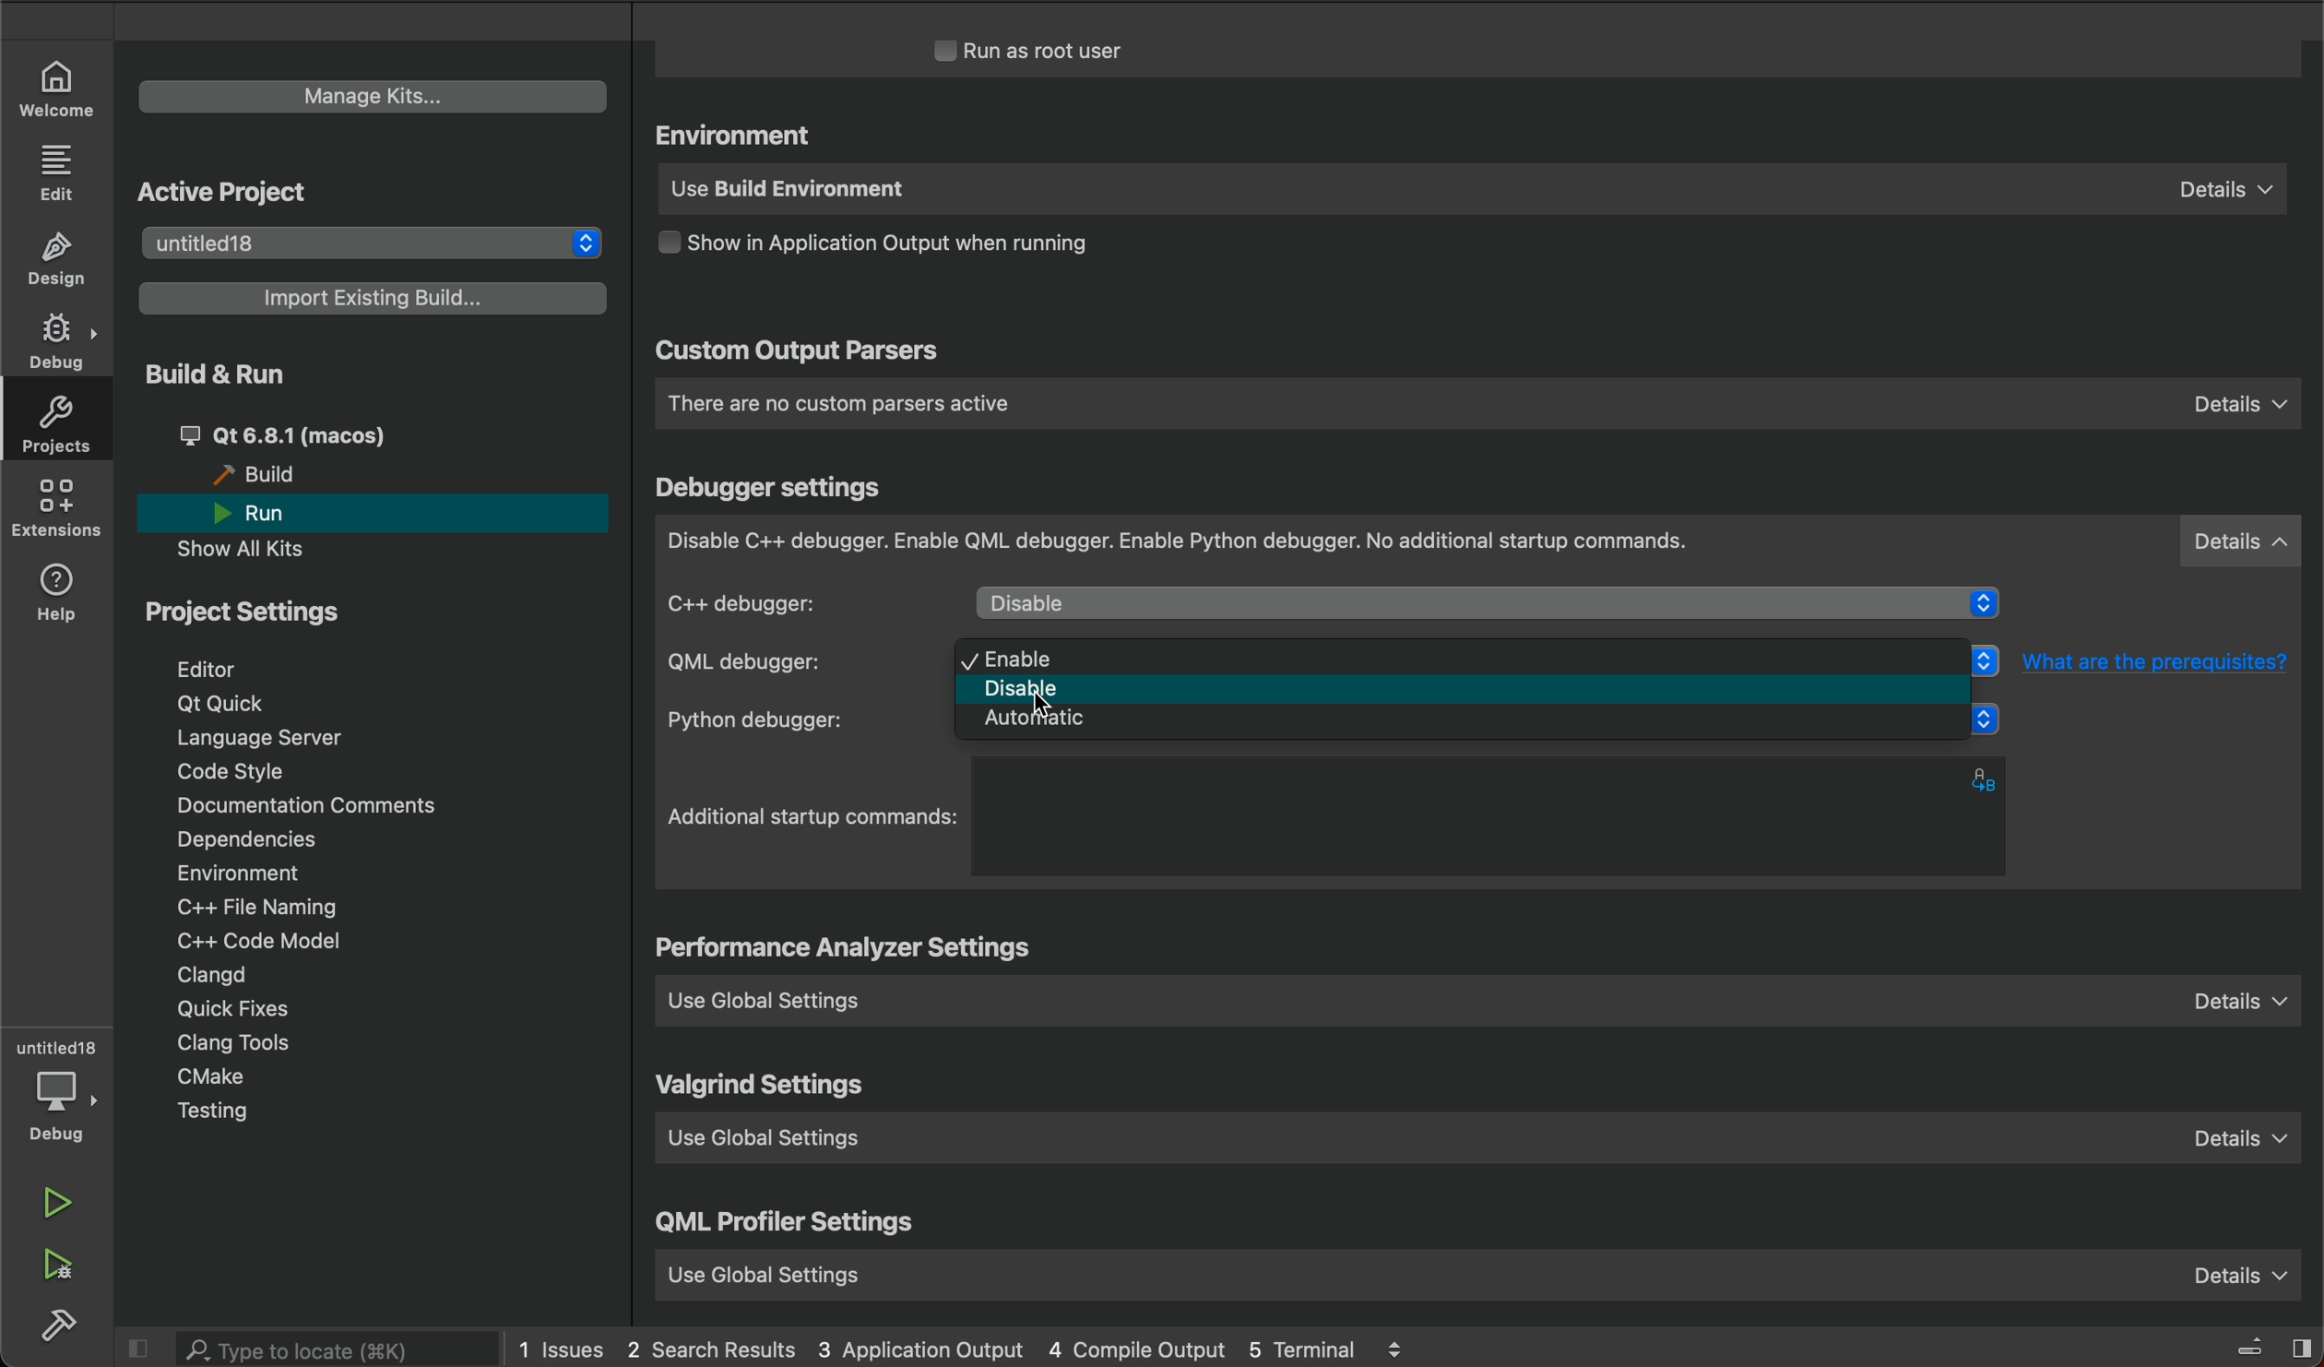 Image resolution: width=2324 pixels, height=1367 pixels. Describe the element at coordinates (797, 353) in the screenshot. I see `custom` at that location.